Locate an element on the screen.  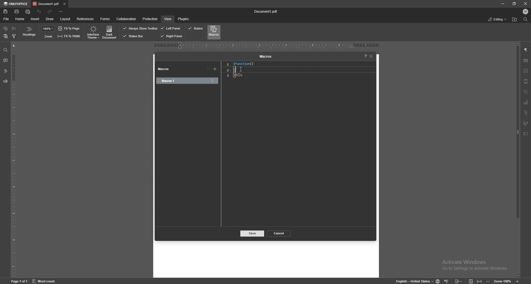
macros is located at coordinates (214, 32).